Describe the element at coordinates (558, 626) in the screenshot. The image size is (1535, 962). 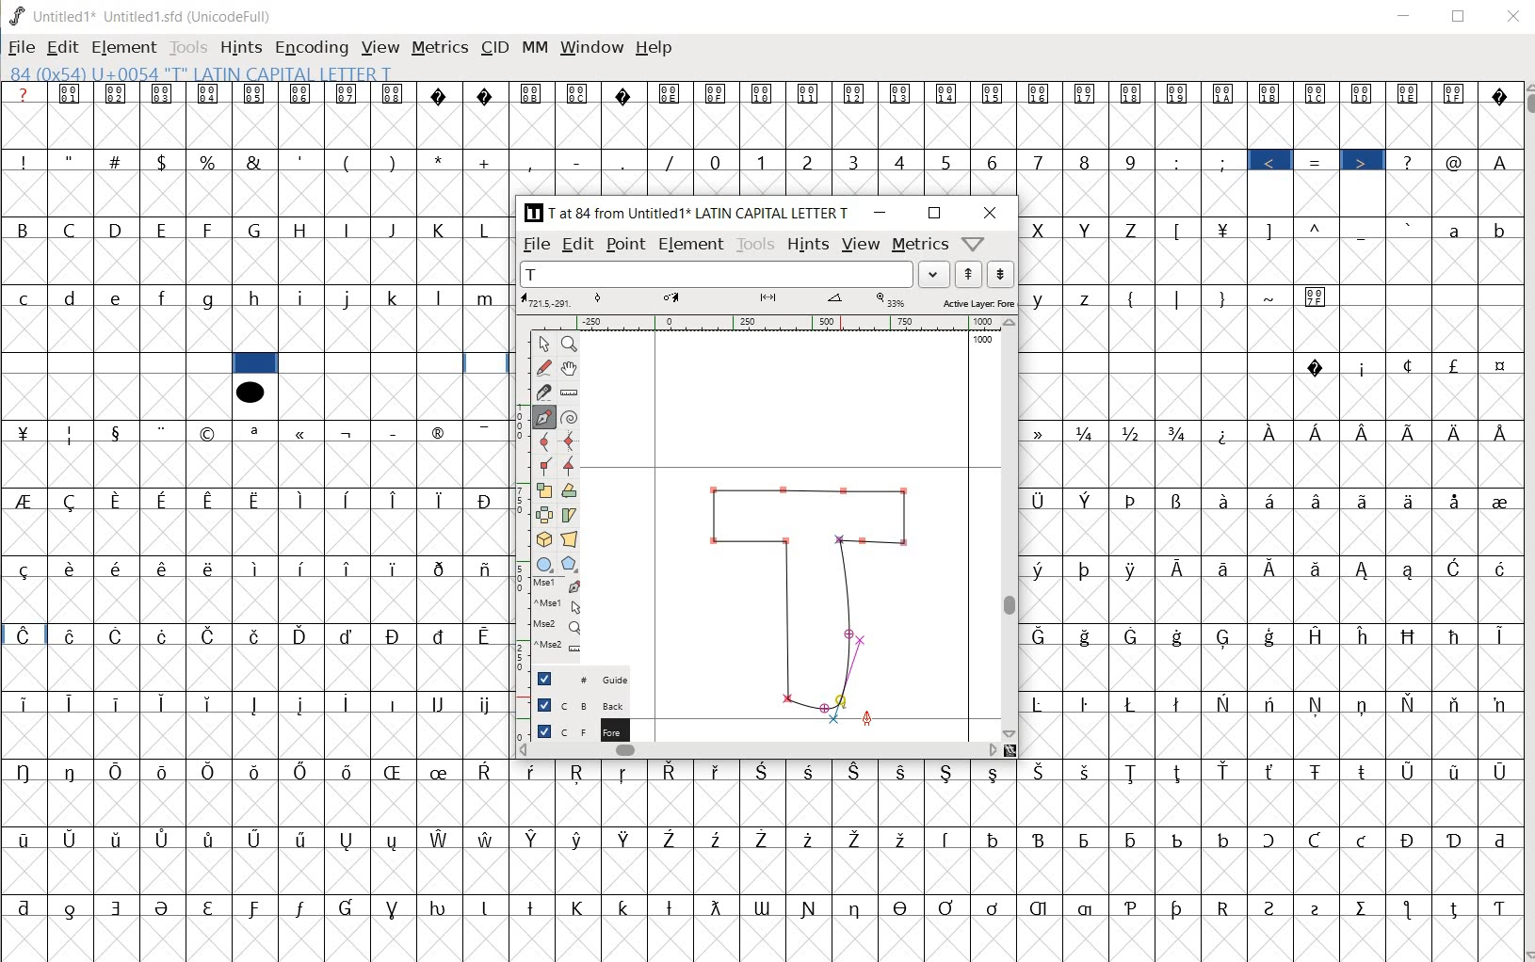
I see `Mouse wheel button` at that location.